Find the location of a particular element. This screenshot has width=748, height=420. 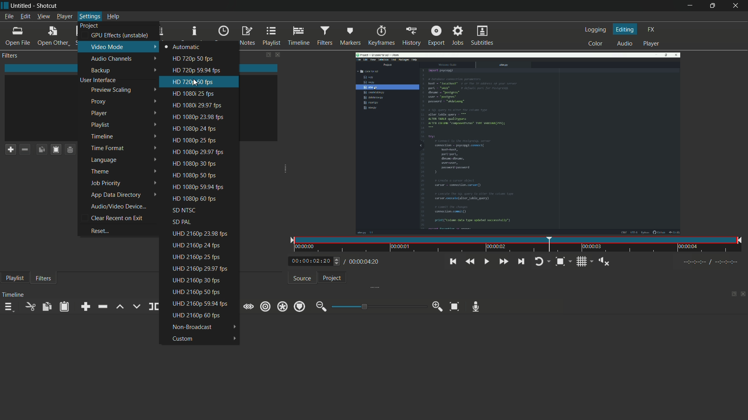

hd 1080p 29.97 fps is located at coordinates (203, 152).